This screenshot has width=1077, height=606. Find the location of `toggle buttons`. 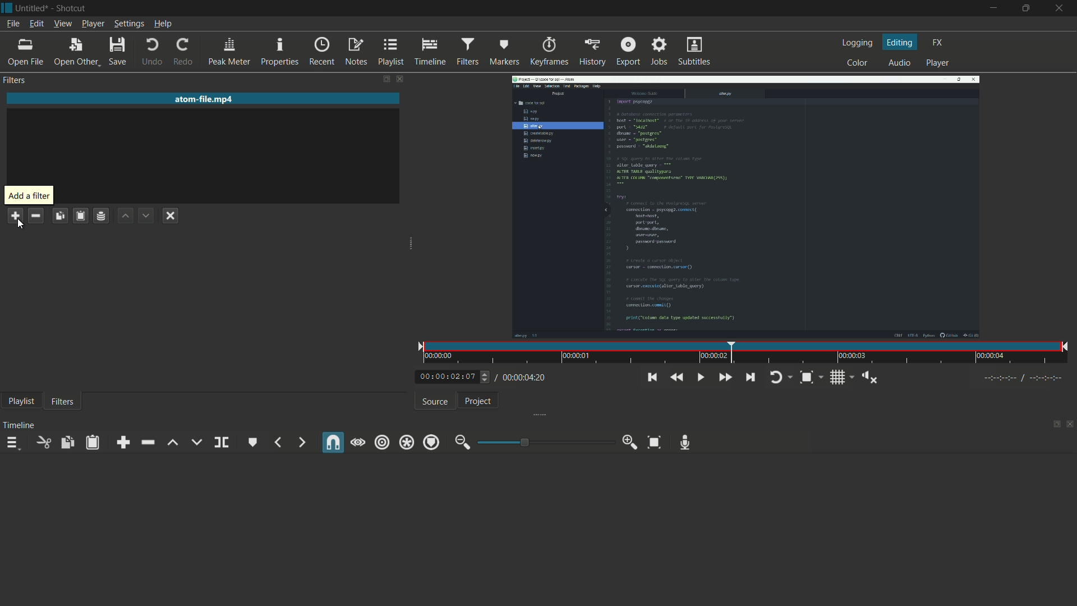

toggle buttons is located at coordinates (486, 378).